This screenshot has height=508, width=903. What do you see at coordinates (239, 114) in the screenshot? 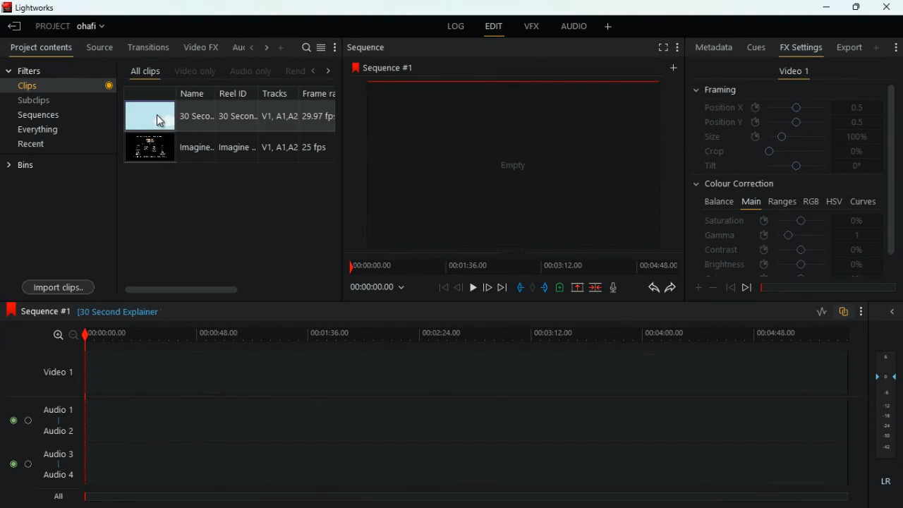
I see `30 Secon..` at bounding box center [239, 114].